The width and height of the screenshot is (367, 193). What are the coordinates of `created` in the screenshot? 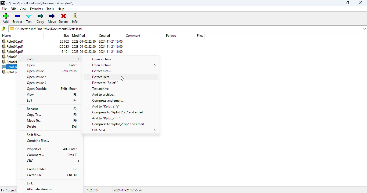 It's located at (105, 35).